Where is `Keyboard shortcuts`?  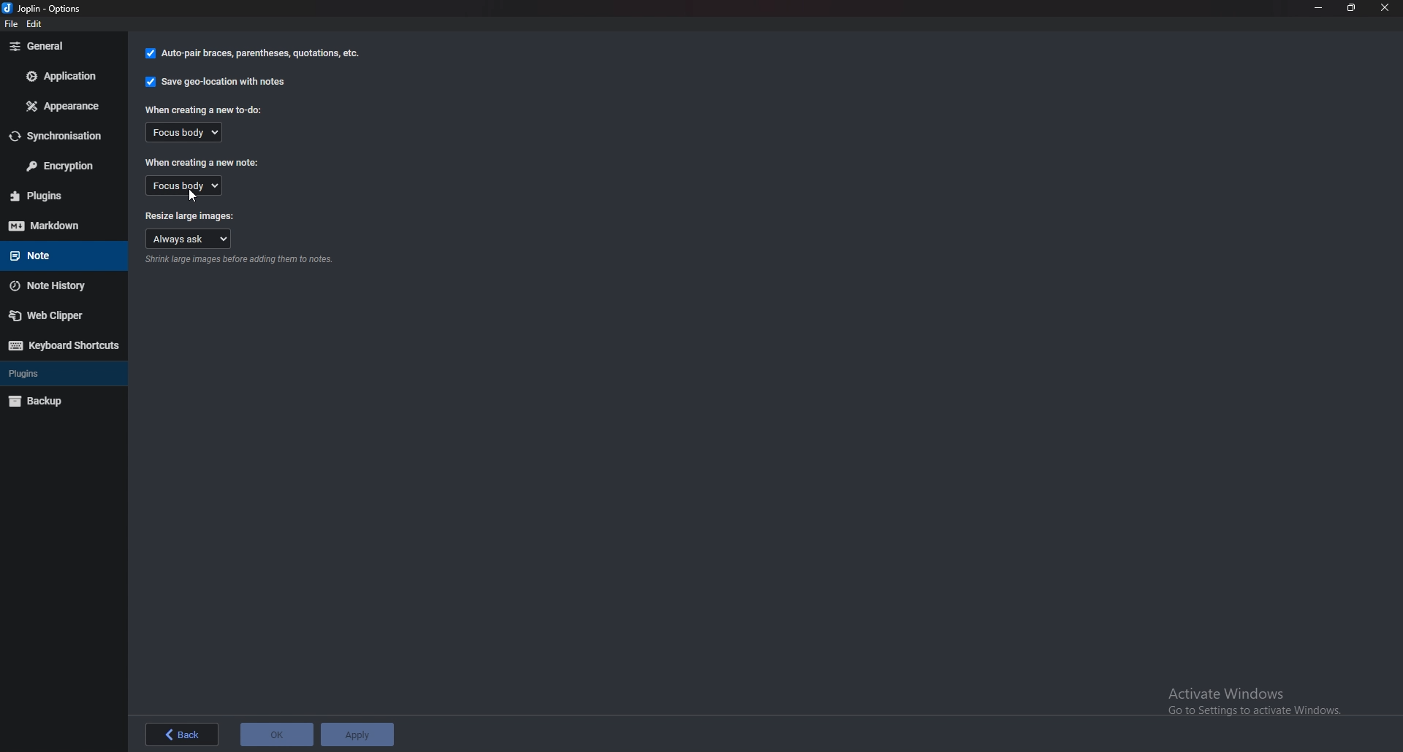 Keyboard shortcuts is located at coordinates (62, 345).